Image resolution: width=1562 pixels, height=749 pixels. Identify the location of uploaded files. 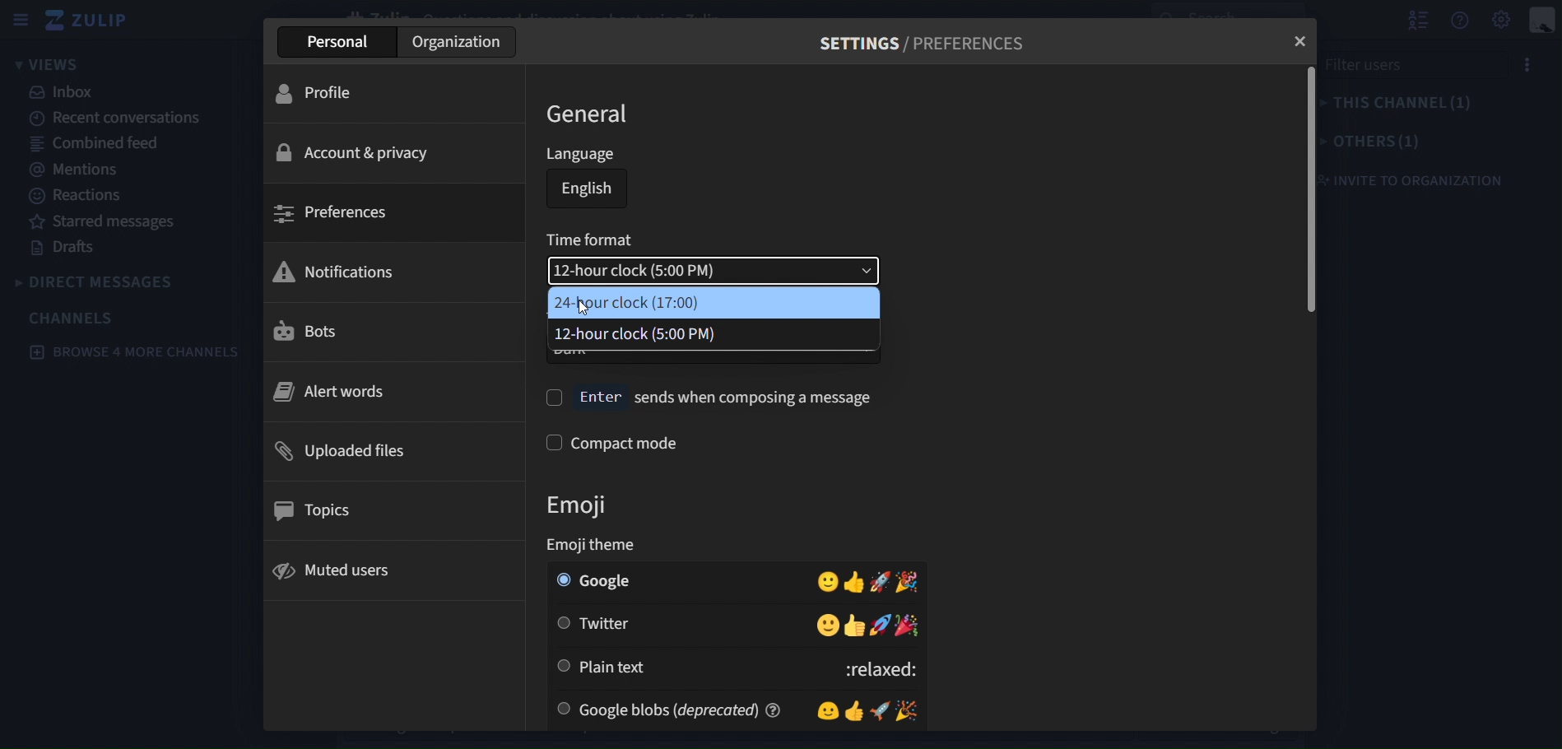
(389, 449).